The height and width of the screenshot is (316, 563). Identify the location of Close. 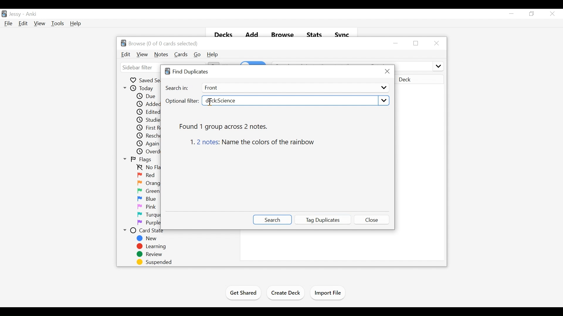
(372, 219).